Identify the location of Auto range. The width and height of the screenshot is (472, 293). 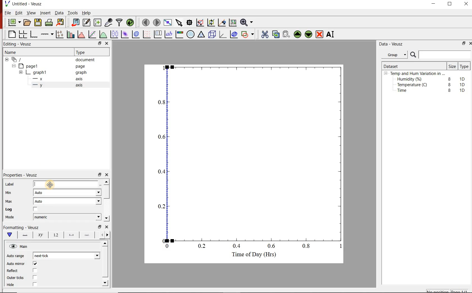
(17, 256).